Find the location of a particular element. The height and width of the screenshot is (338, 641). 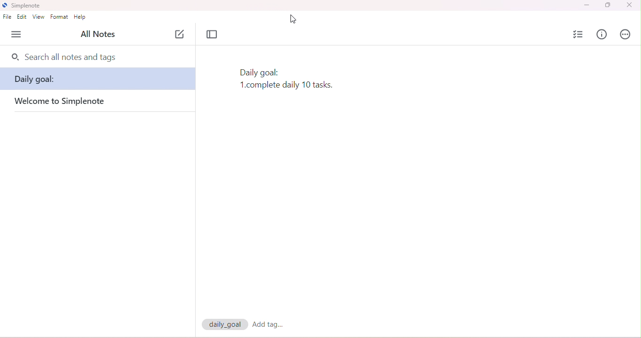

new note is located at coordinates (180, 34).